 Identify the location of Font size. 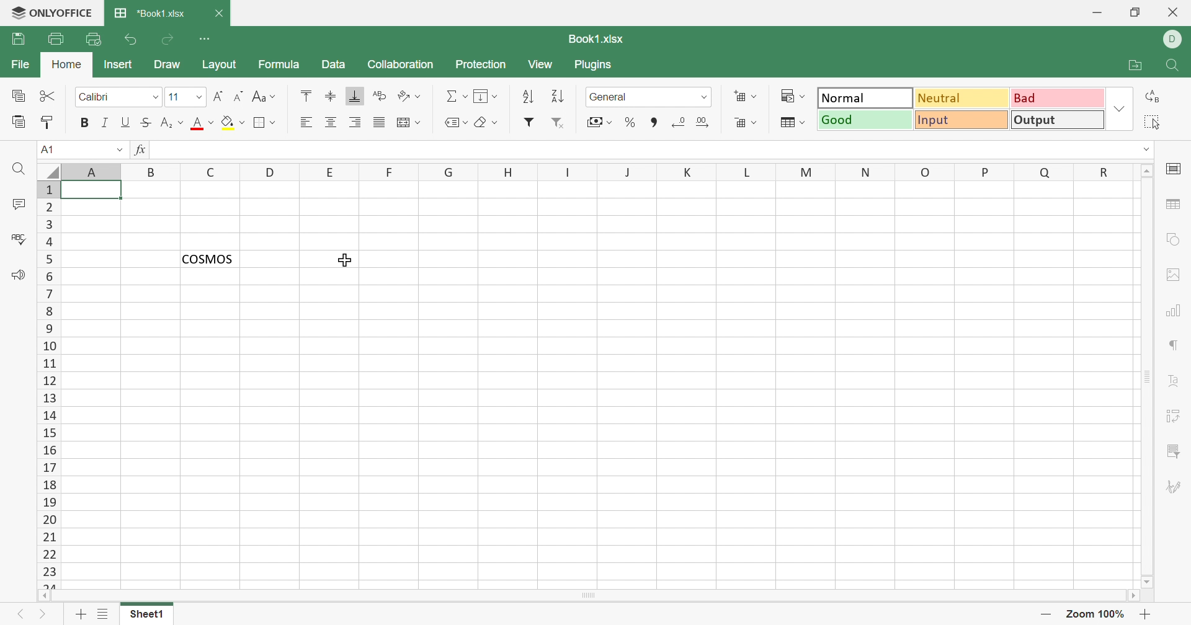
(178, 95).